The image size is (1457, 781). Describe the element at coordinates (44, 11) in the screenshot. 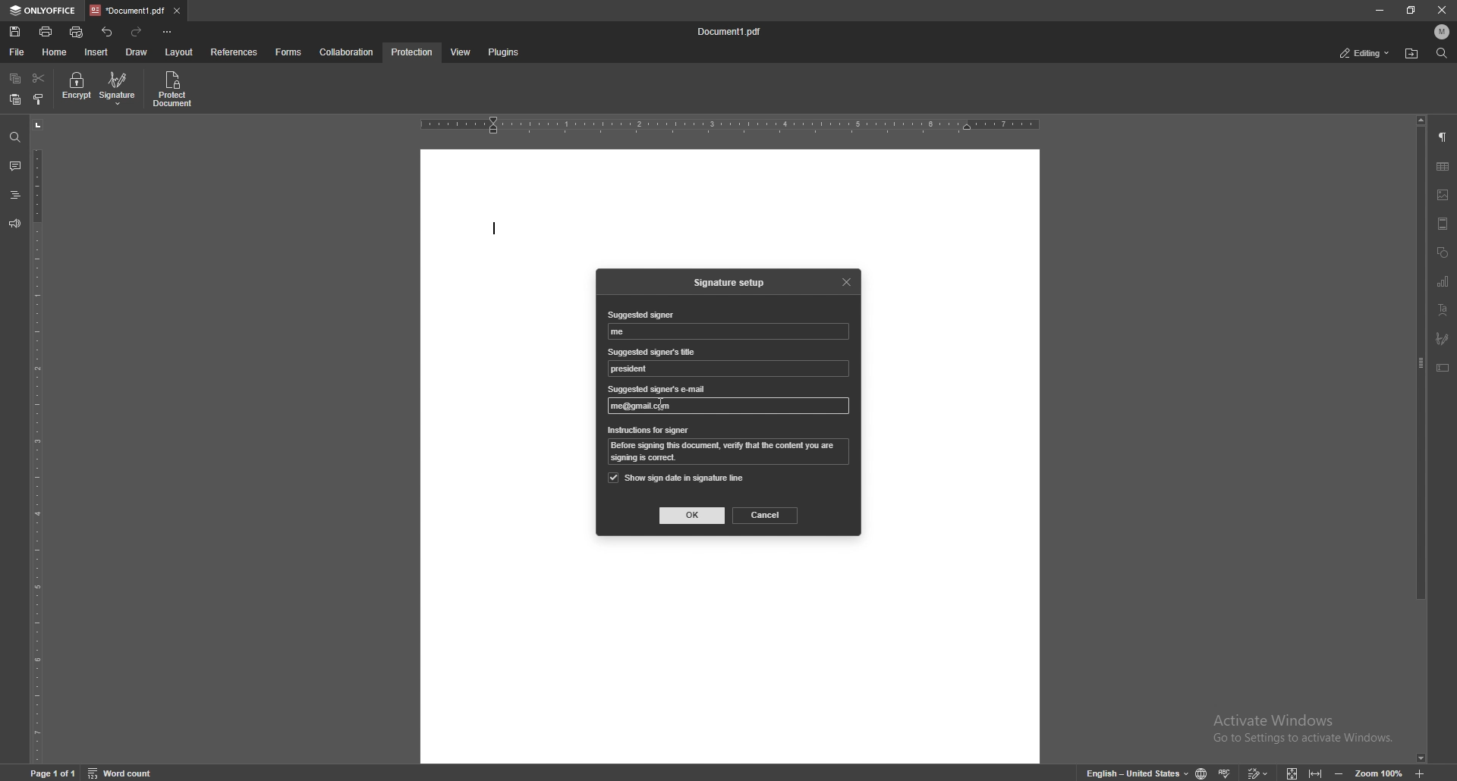

I see `onlyoffice` at that location.